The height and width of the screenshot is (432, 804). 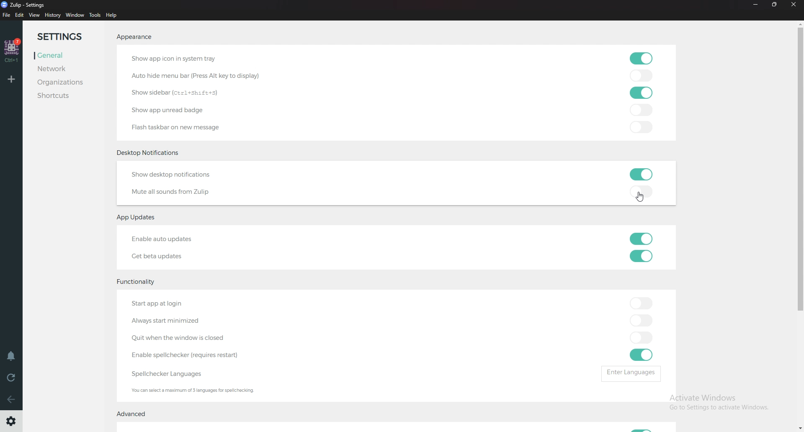 What do you see at coordinates (49, 56) in the screenshot?
I see `General` at bounding box center [49, 56].